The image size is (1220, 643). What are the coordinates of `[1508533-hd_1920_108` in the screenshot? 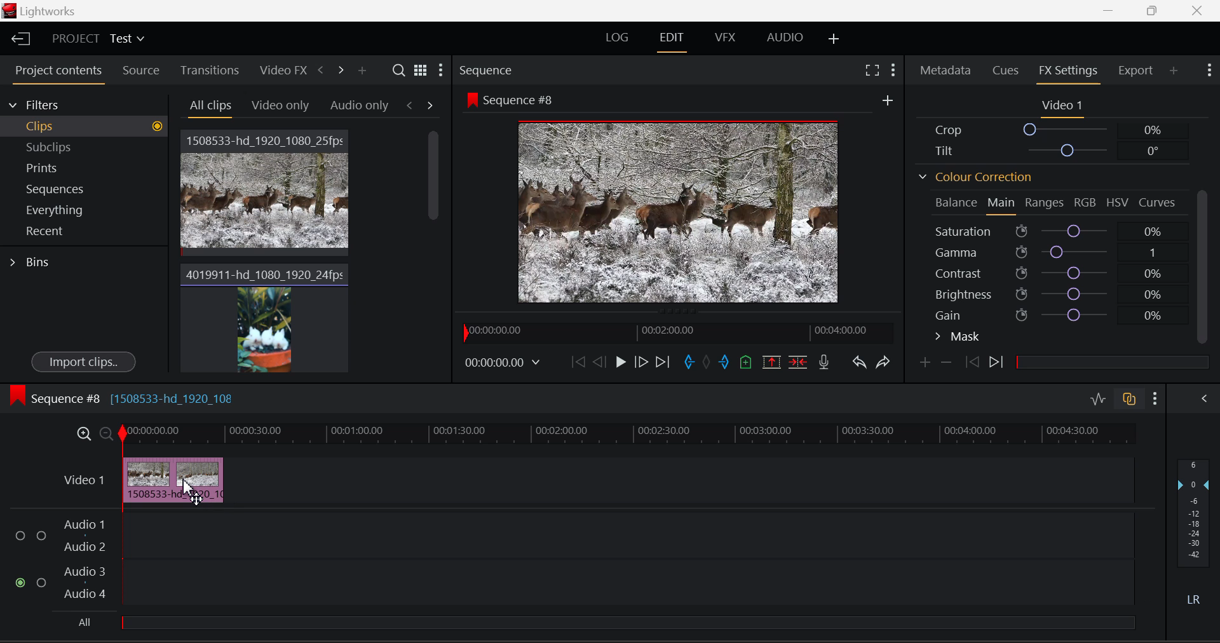 It's located at (175, 399).